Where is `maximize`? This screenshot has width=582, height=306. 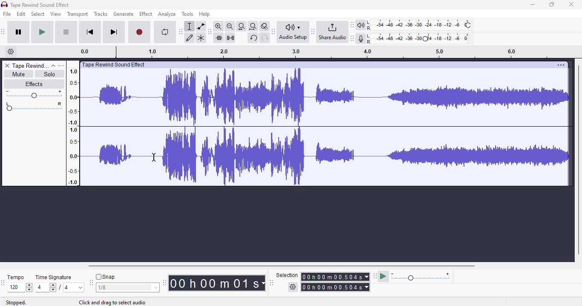
maximize is located at coordinates (551, 5).